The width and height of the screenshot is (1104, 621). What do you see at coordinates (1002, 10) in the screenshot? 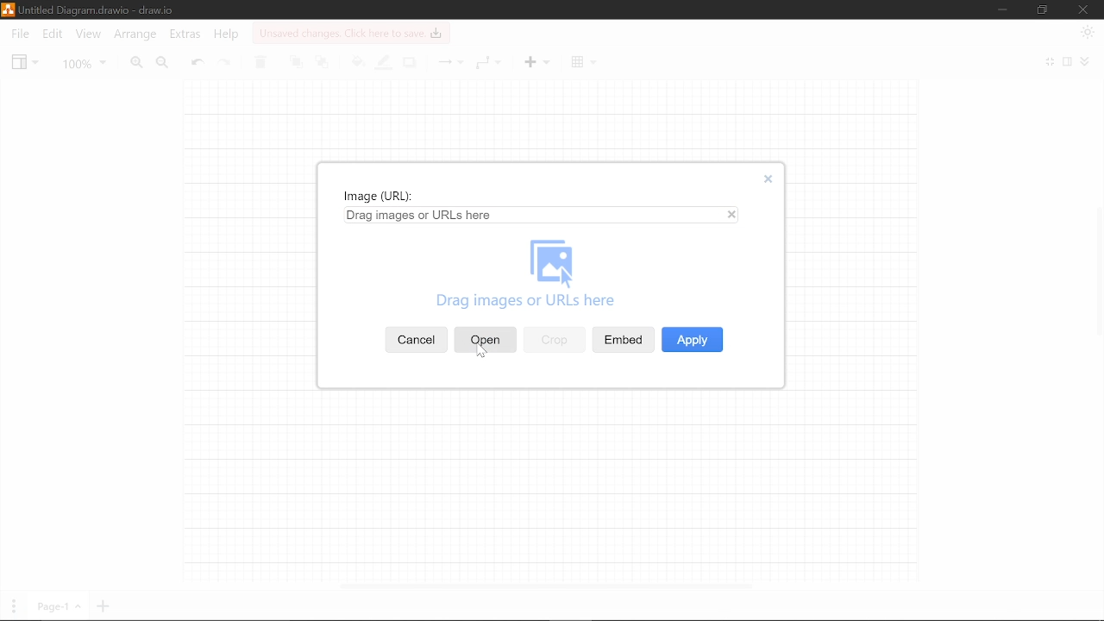
I see `Minimize` at bounding box center [1002, 10].